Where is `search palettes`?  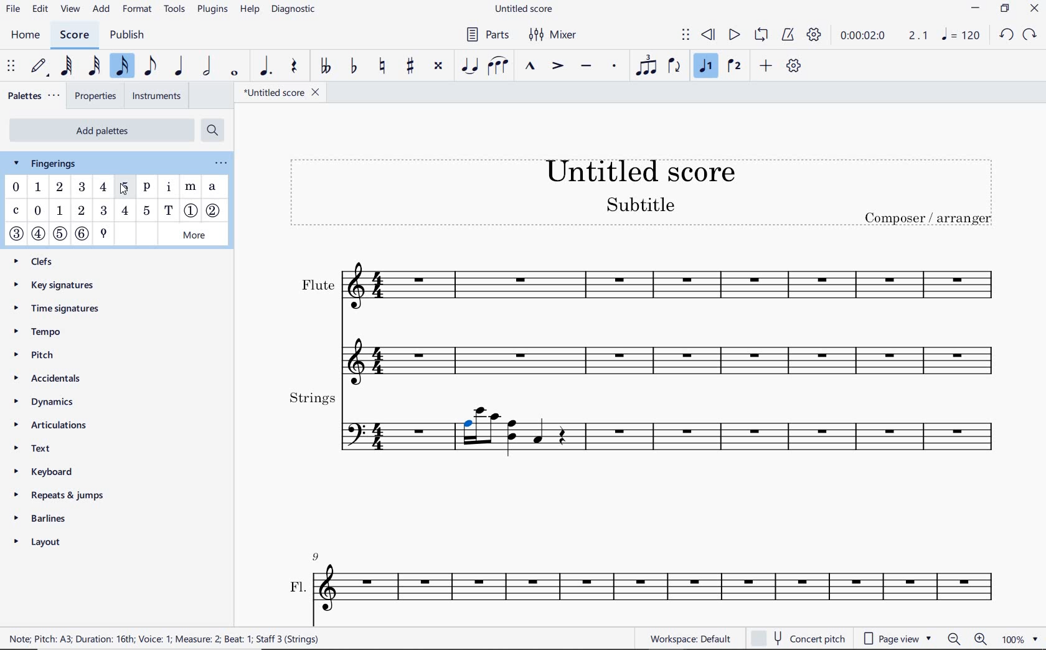
search palettes is located at coordinates (214, 132).